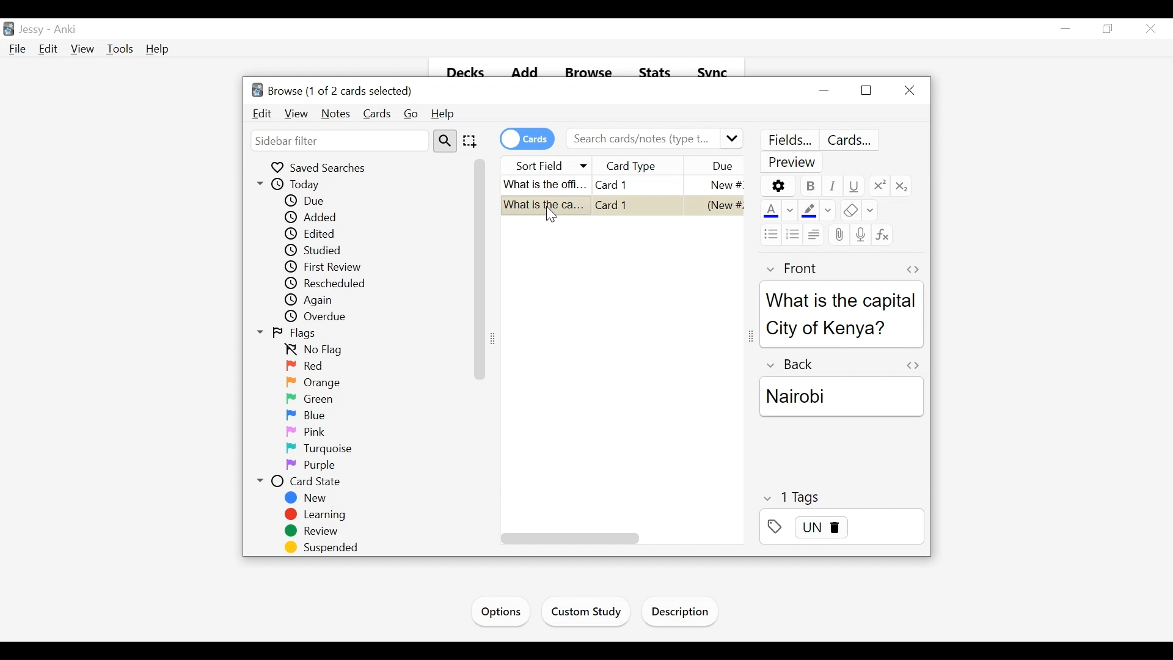 The image size is (1173, 660). What do you see at coordinates (714, 74) in the screenshot?
I see `Sync` at bounding box center [714, 74].